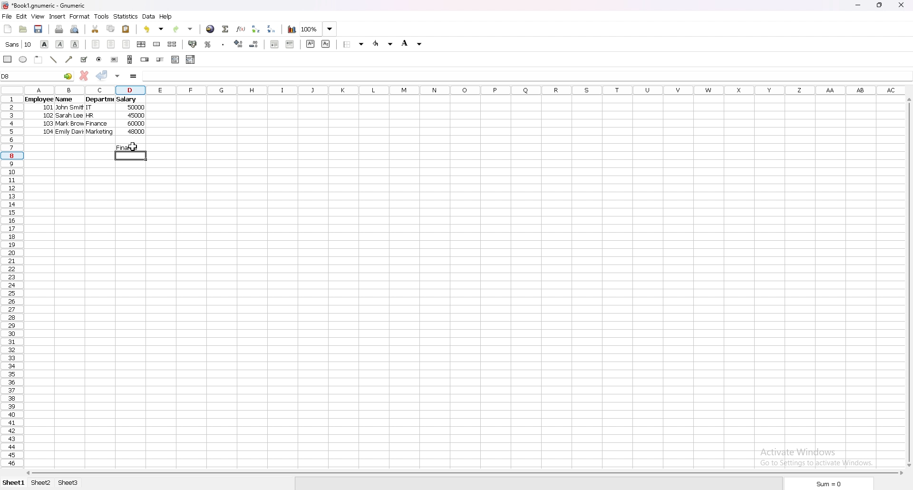 This screenshot has width=913, height=490. What do you see at coordinates (160, 59) in the screenshot?
I see `slider` at bounding box center [160, 59].